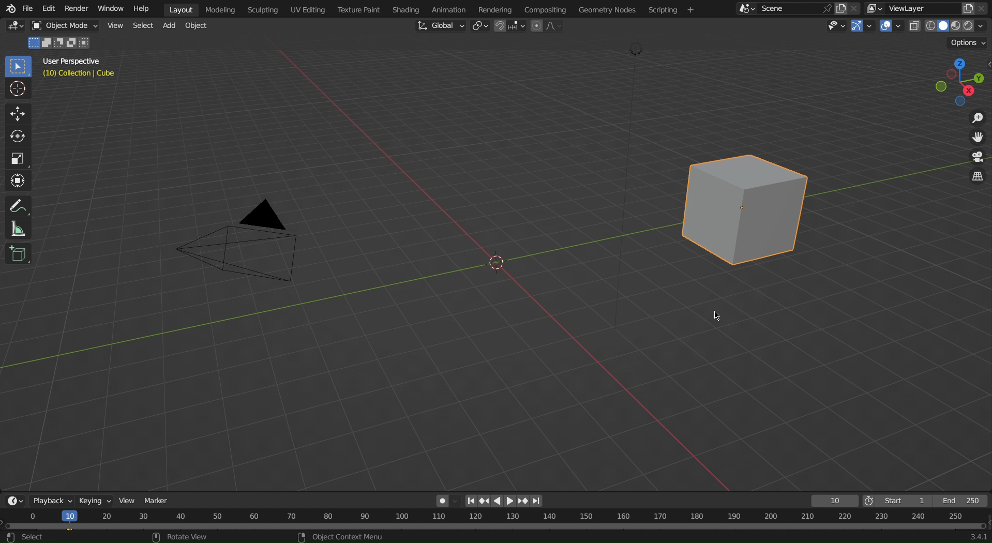 The height and width of the screenshot is (543, 992). I want to click on Select Box, so click(18, 67).